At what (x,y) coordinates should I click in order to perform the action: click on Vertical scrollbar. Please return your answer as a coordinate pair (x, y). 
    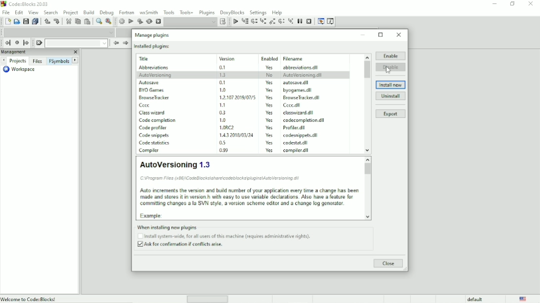
    Looking at the image, I should click on (368, 189).